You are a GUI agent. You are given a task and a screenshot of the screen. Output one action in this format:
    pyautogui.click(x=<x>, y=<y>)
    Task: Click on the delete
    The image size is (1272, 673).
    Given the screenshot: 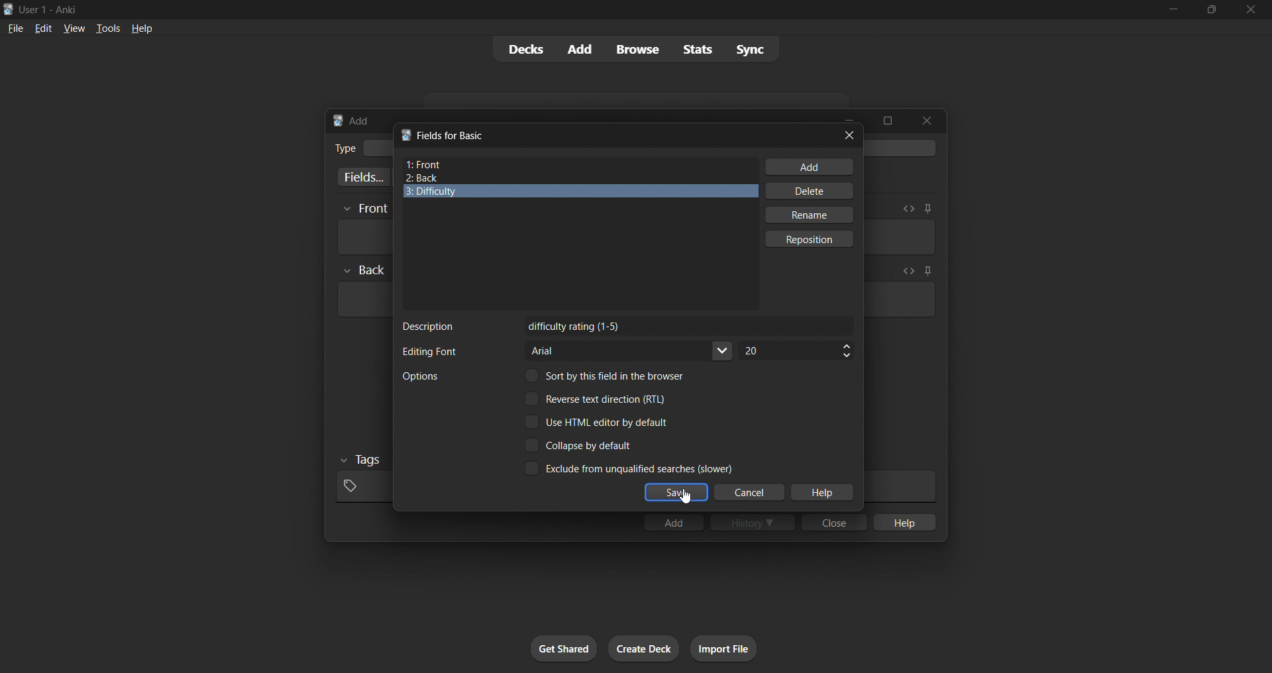 What is the action you would take?
    pyautogui.click(x=811, y=191)
    